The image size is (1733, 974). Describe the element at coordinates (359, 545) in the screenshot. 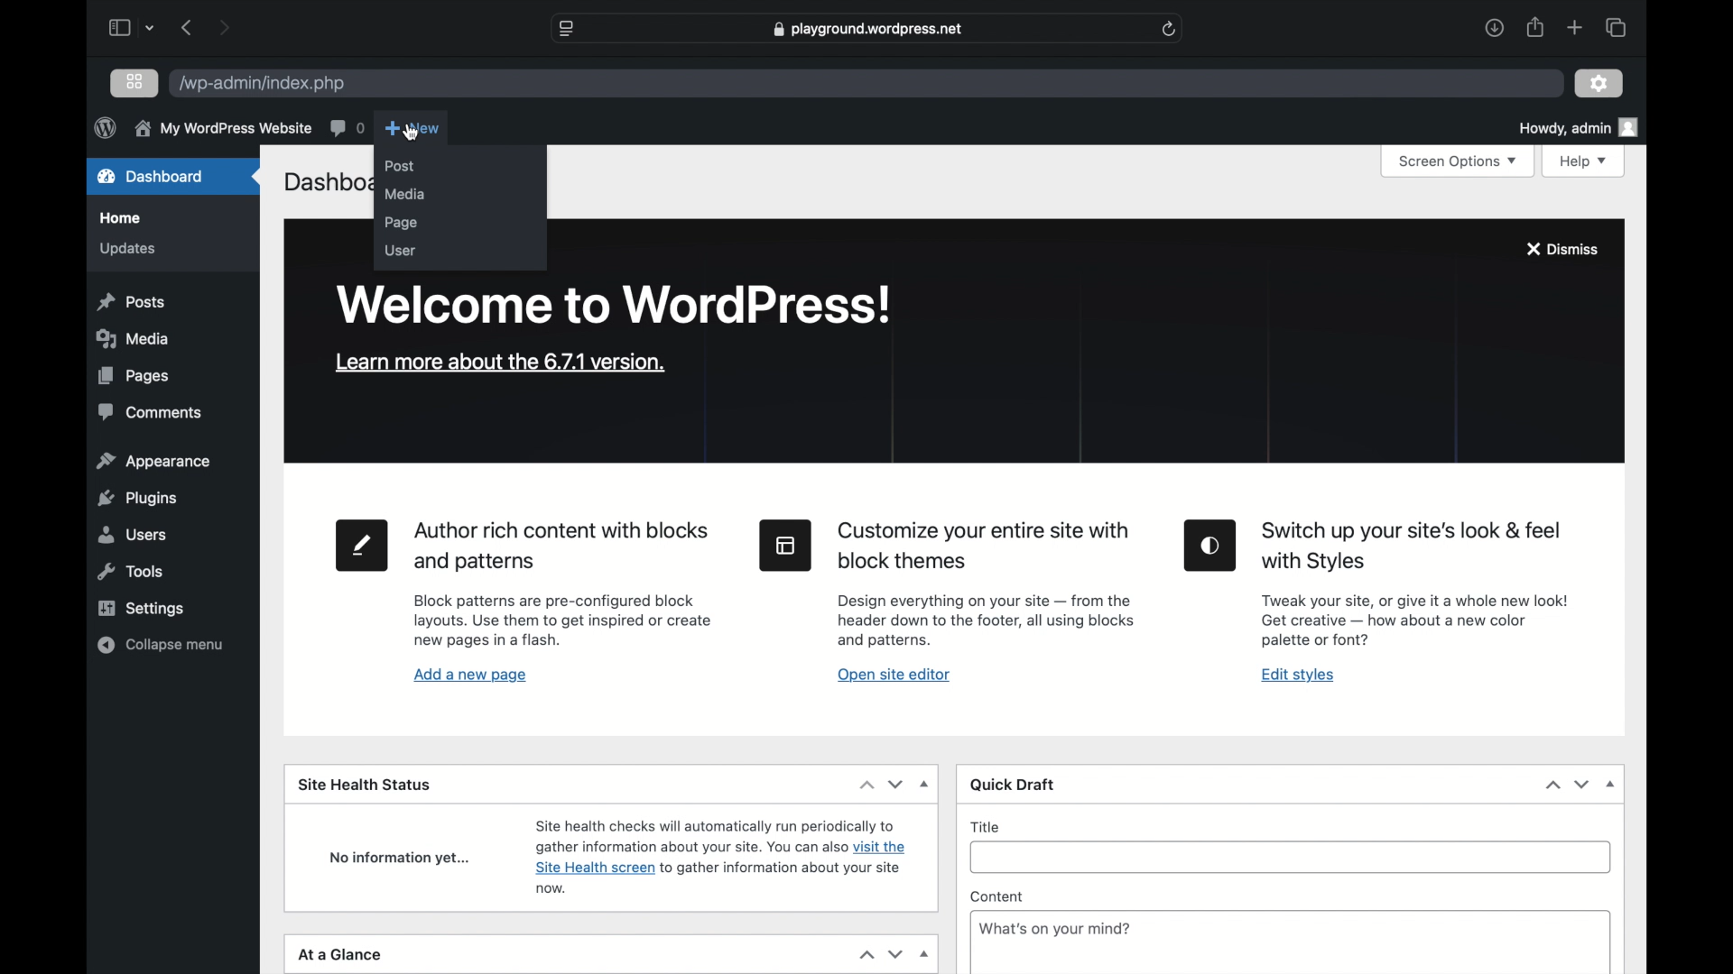

I see `new page` at that location.